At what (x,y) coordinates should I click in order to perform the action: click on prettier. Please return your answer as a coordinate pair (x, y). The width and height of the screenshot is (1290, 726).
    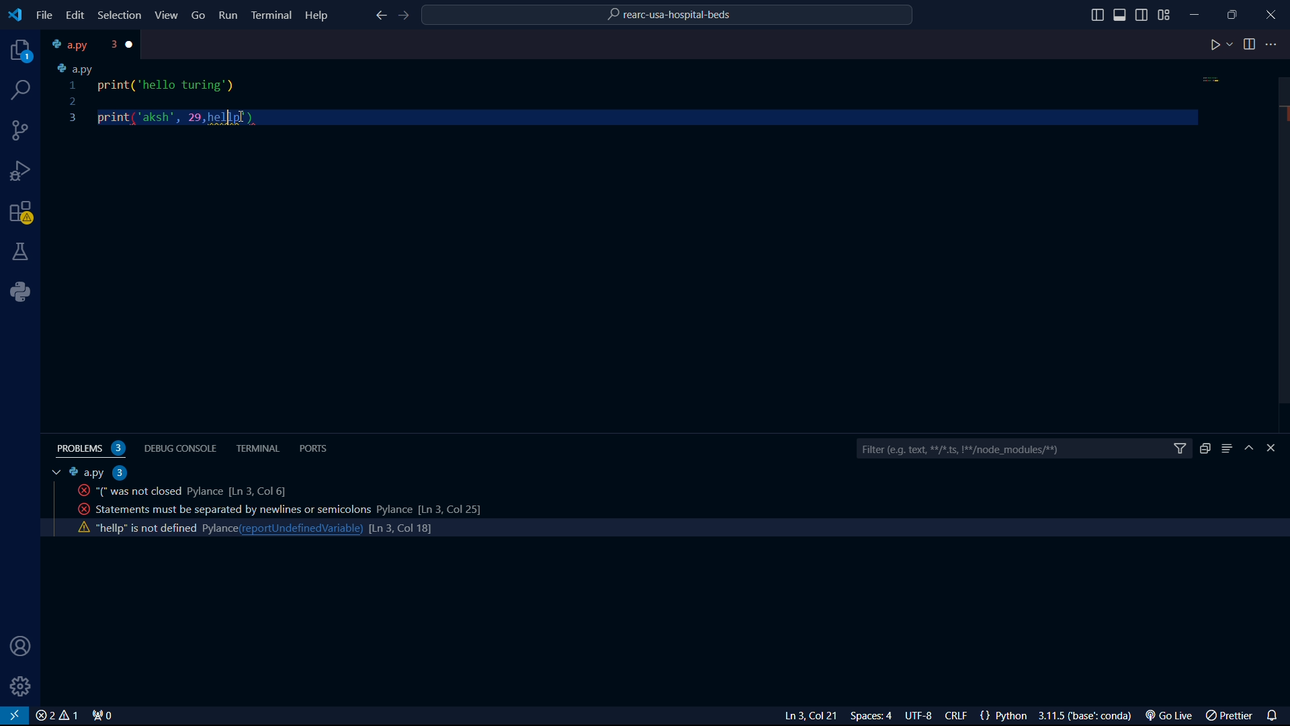
    Looking at the image, I should click on (1231, 717).